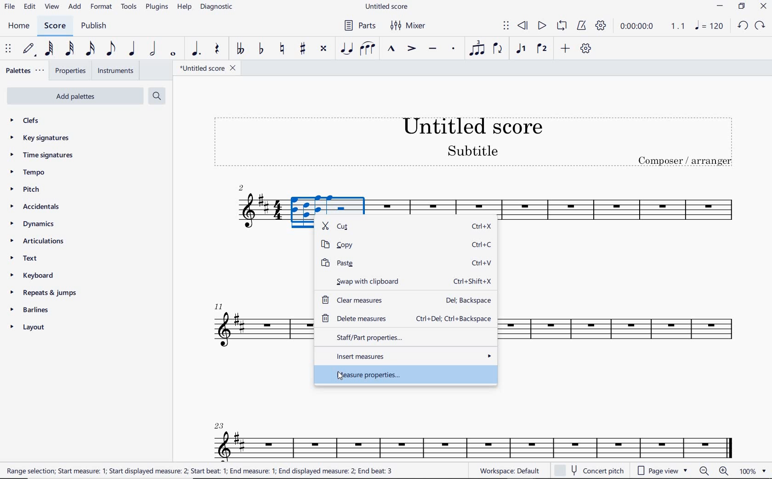 This screenshot has width=772, height=479. I want to click on swap with clipboard, so click(407, 281).